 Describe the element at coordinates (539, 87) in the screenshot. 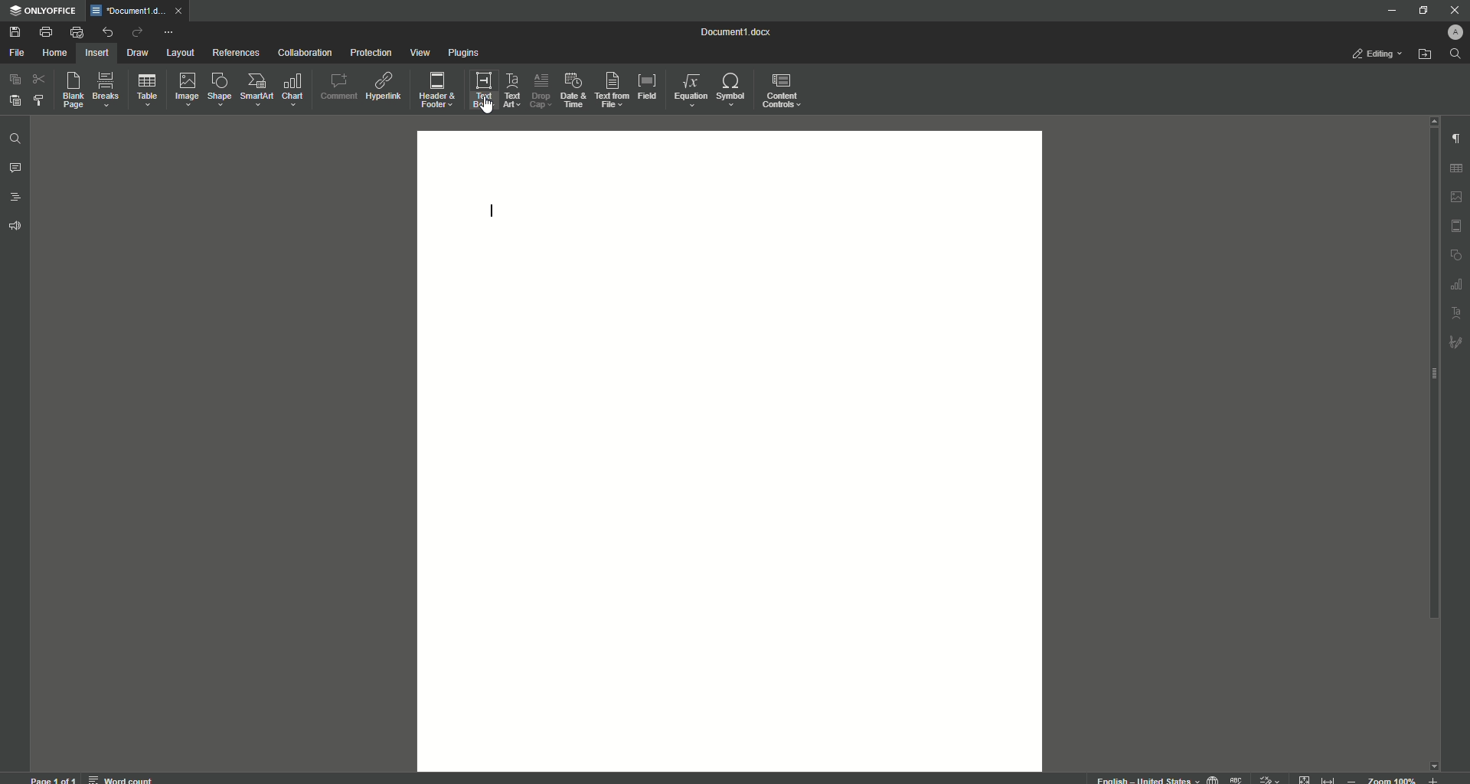

I see `Drop Cap` at that location.